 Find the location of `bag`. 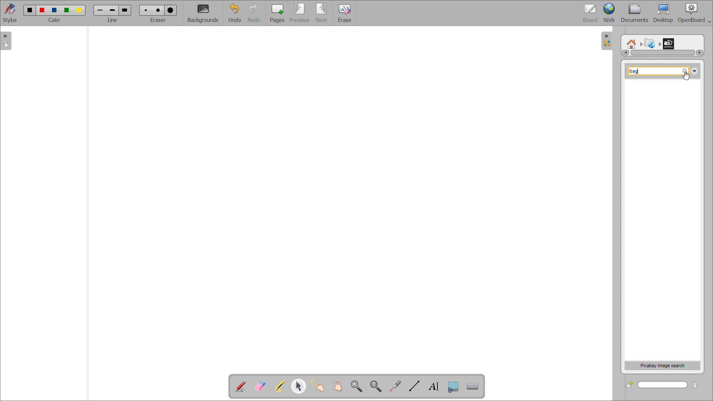

bag is located at coordinates (635, 71).